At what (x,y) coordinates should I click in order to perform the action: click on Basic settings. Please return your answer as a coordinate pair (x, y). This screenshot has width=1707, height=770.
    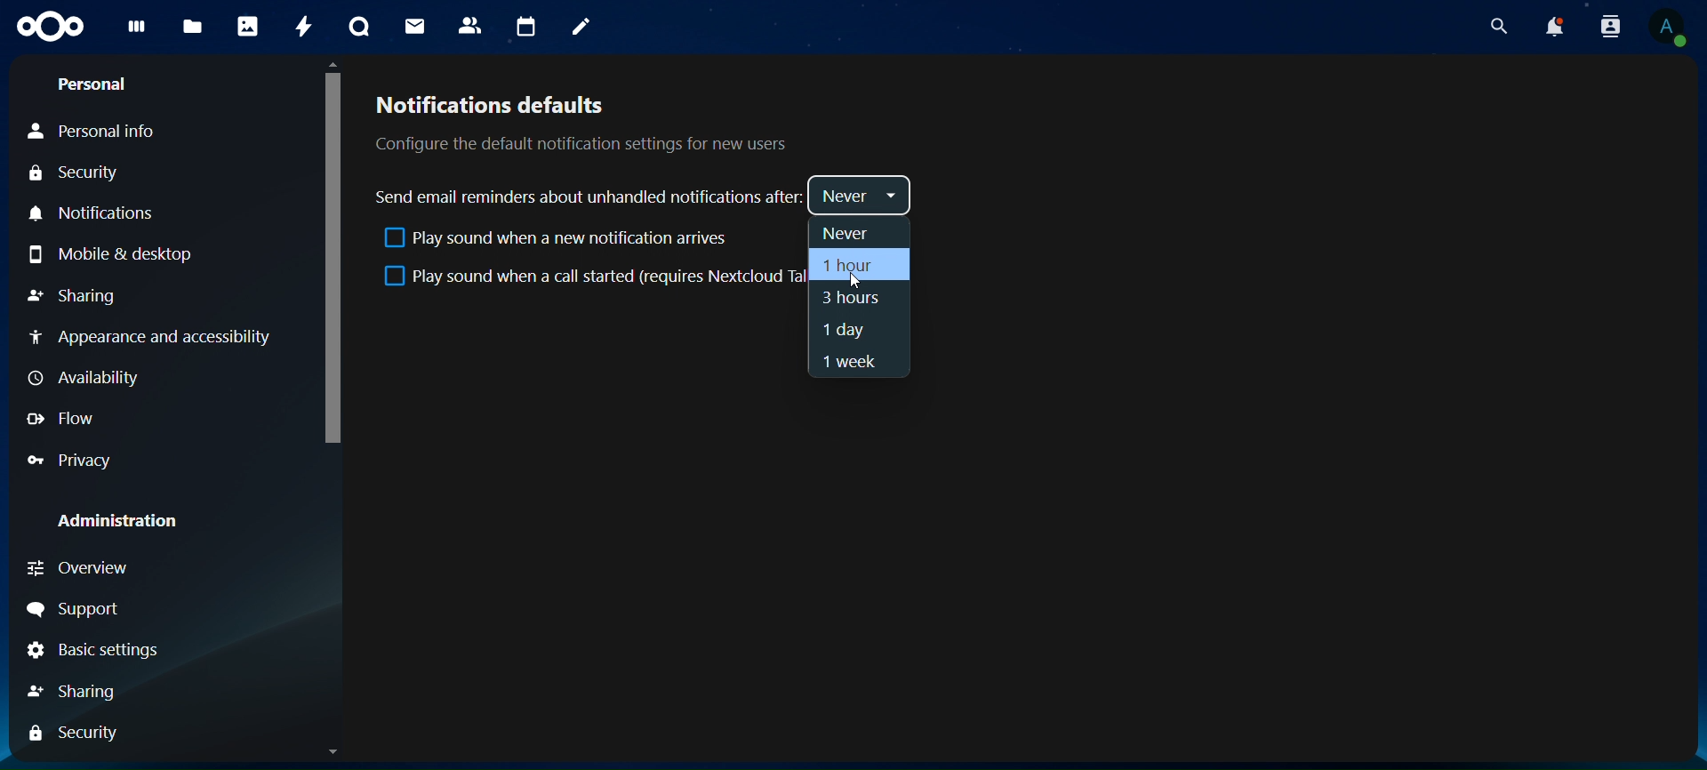
    Looking at the image, I should click on (90, 652).